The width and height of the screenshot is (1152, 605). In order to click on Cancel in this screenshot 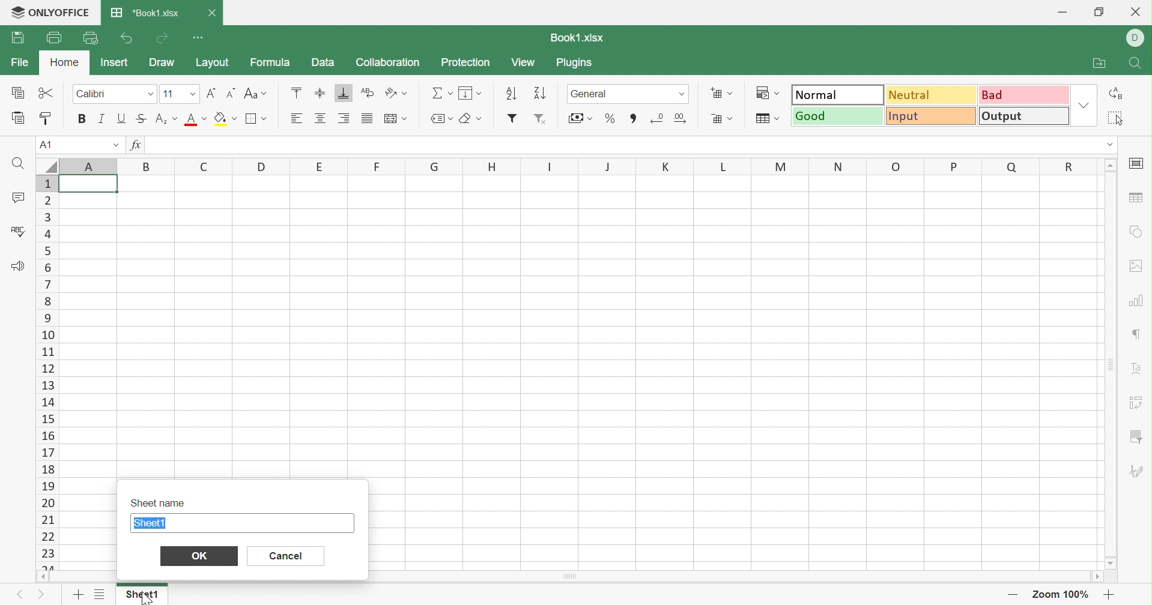, I will do `click(283, 557)`.